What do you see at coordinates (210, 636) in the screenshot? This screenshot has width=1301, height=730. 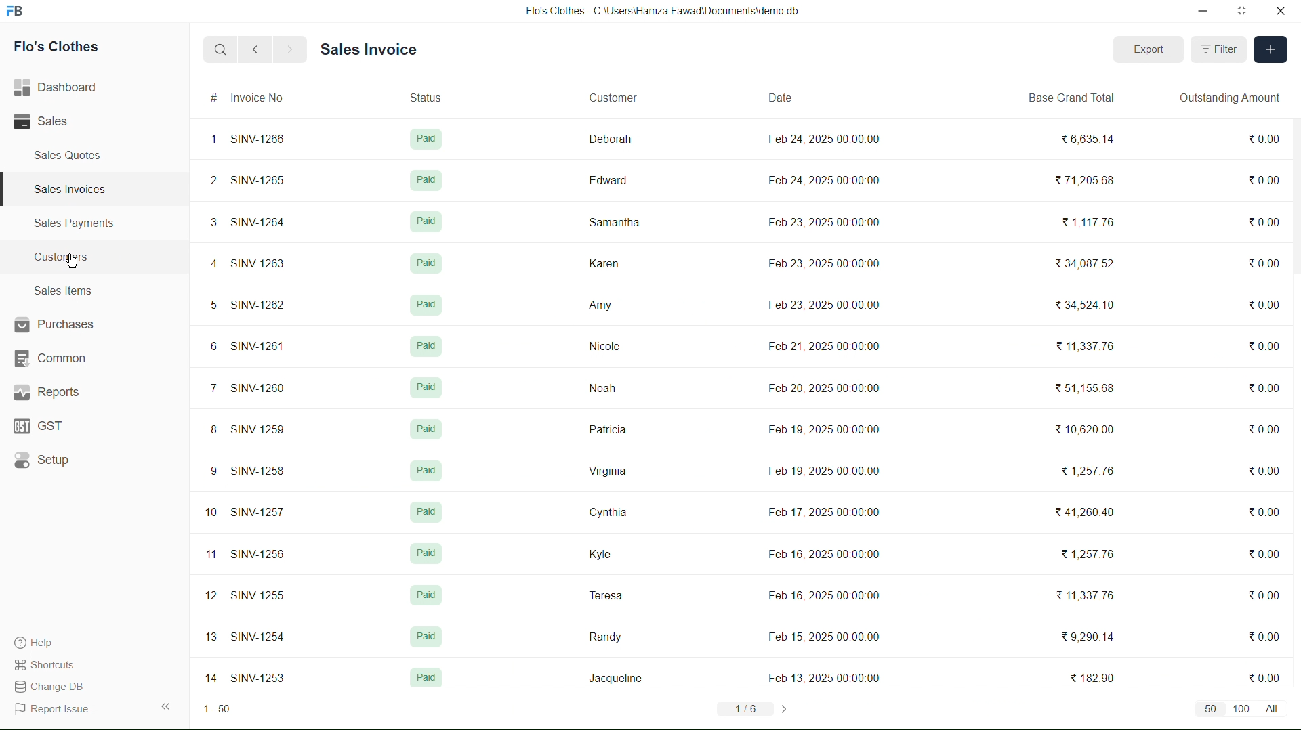 I see `13` at bounding box center [210, 636].